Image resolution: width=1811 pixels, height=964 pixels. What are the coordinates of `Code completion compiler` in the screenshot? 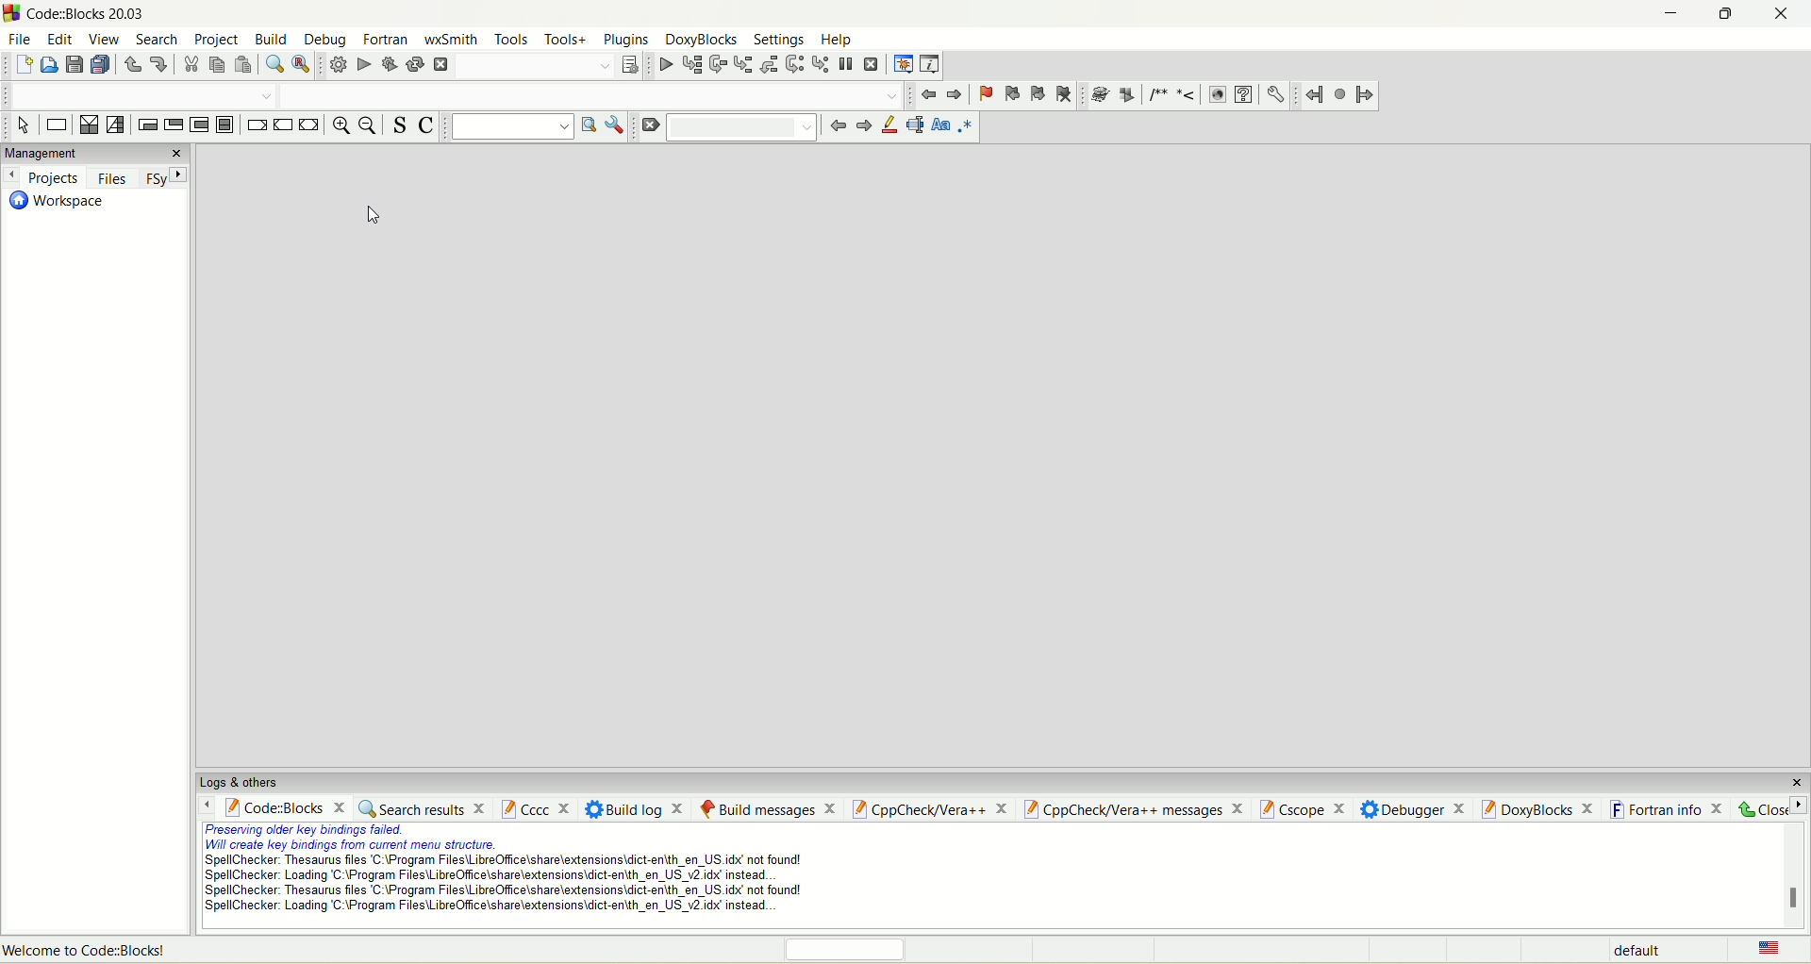 It's located at (595, 94).